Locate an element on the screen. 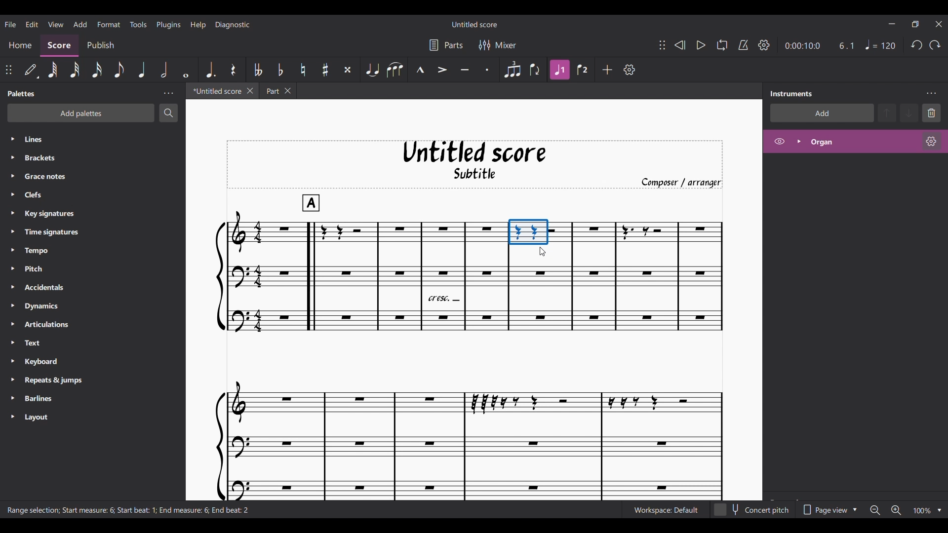 Image resolution: width=948 pixels, height=533 pixels. Note selected by cursor highlighted is located at coordinates (529, 232).